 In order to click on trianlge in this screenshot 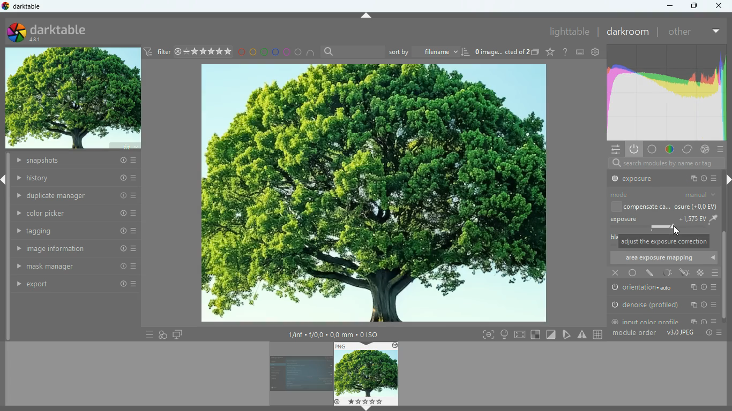, I will do `click(565, 334)`.